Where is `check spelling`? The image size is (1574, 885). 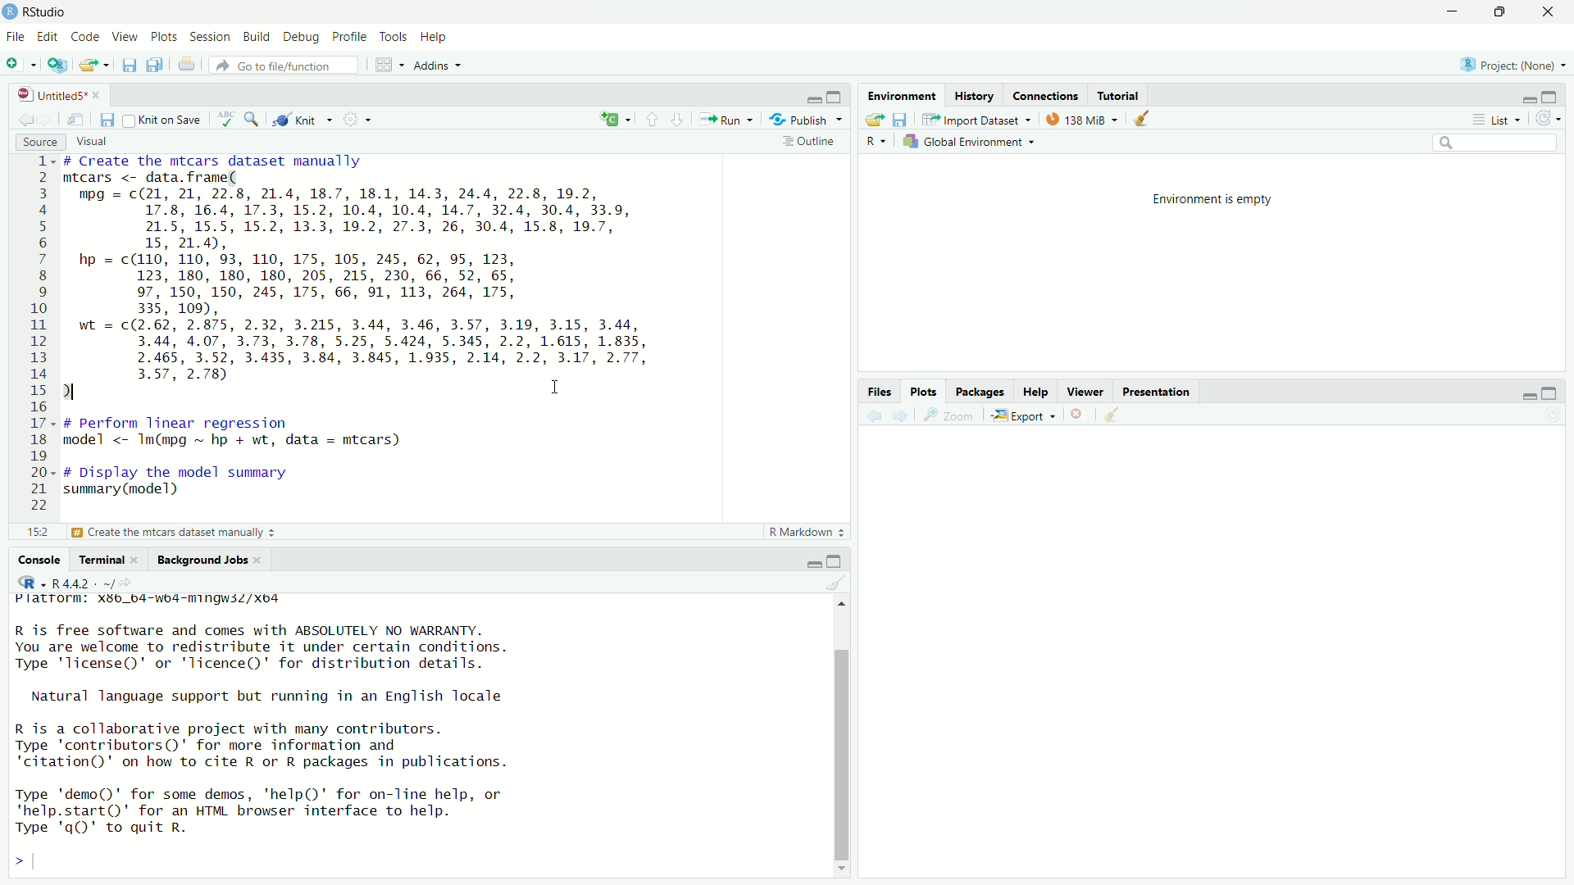 check spelling is located at coordinates (225, 120).